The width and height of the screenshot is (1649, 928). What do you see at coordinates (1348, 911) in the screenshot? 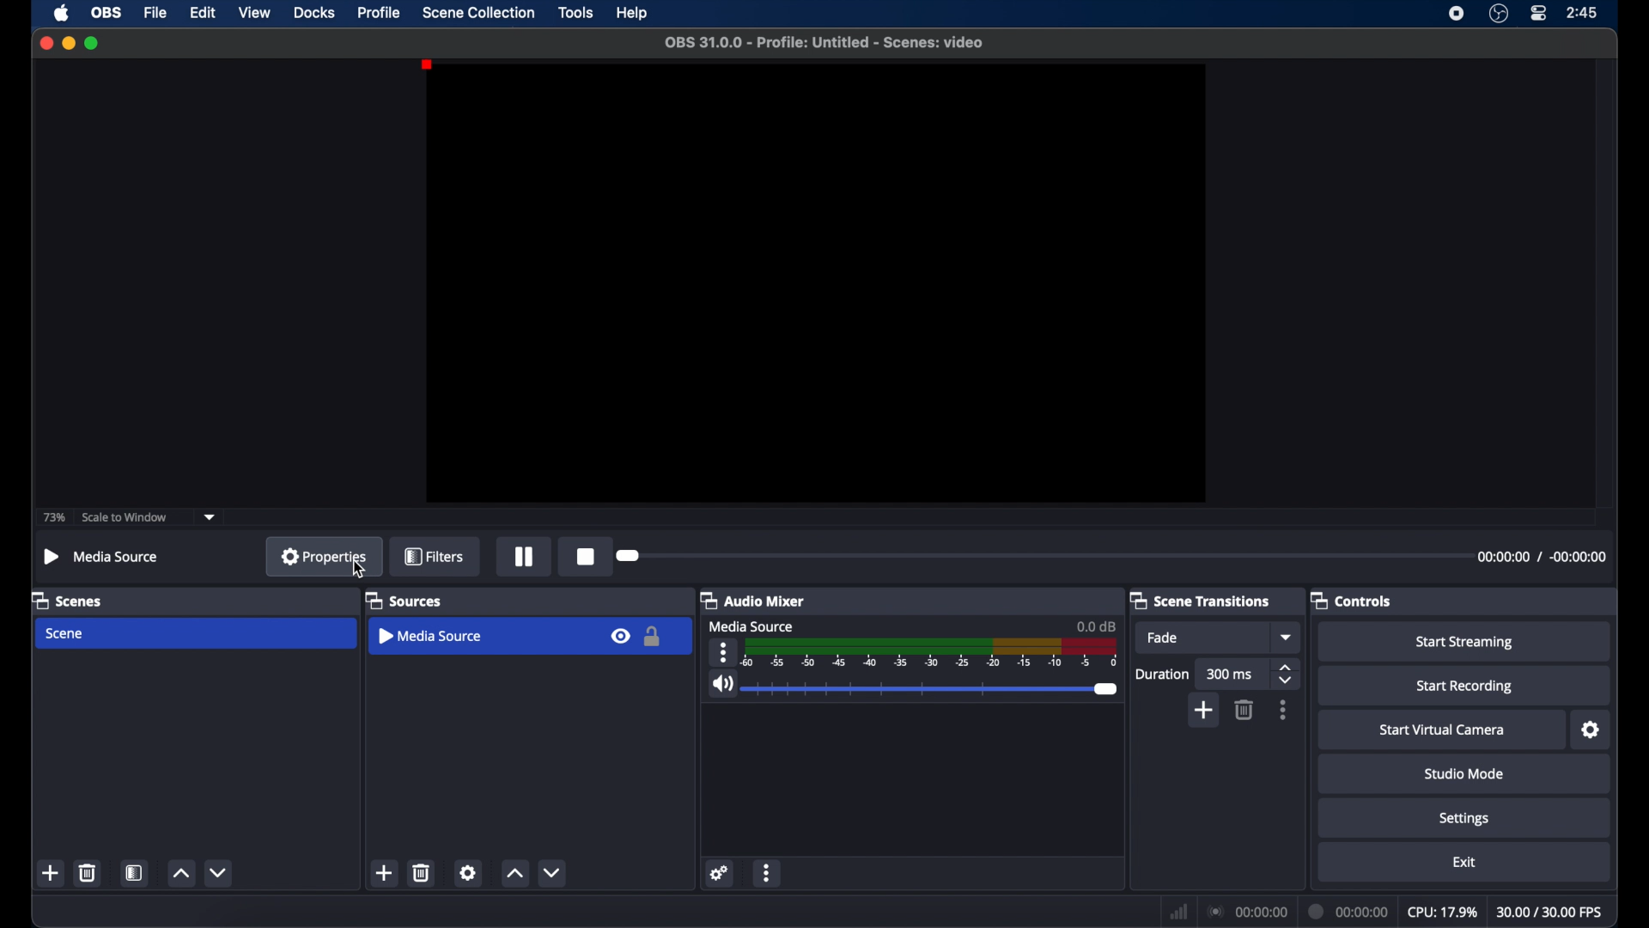
I see `duration` at bounding box center [1348, 911].